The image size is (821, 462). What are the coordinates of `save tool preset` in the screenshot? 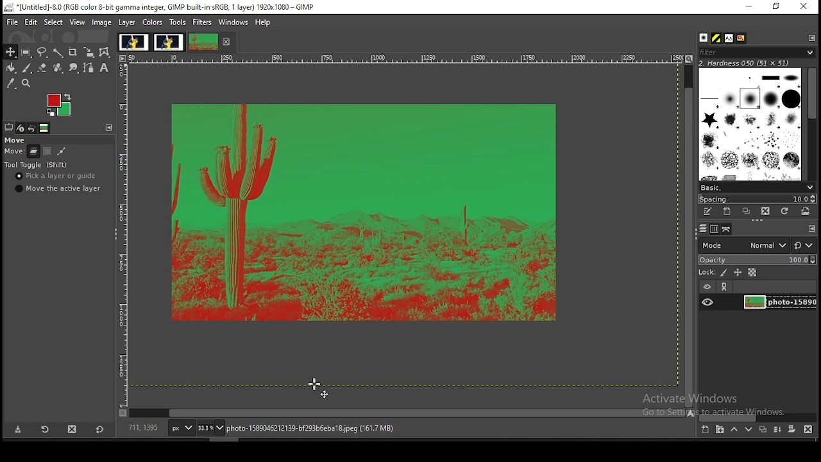 It's located at (17, 430).